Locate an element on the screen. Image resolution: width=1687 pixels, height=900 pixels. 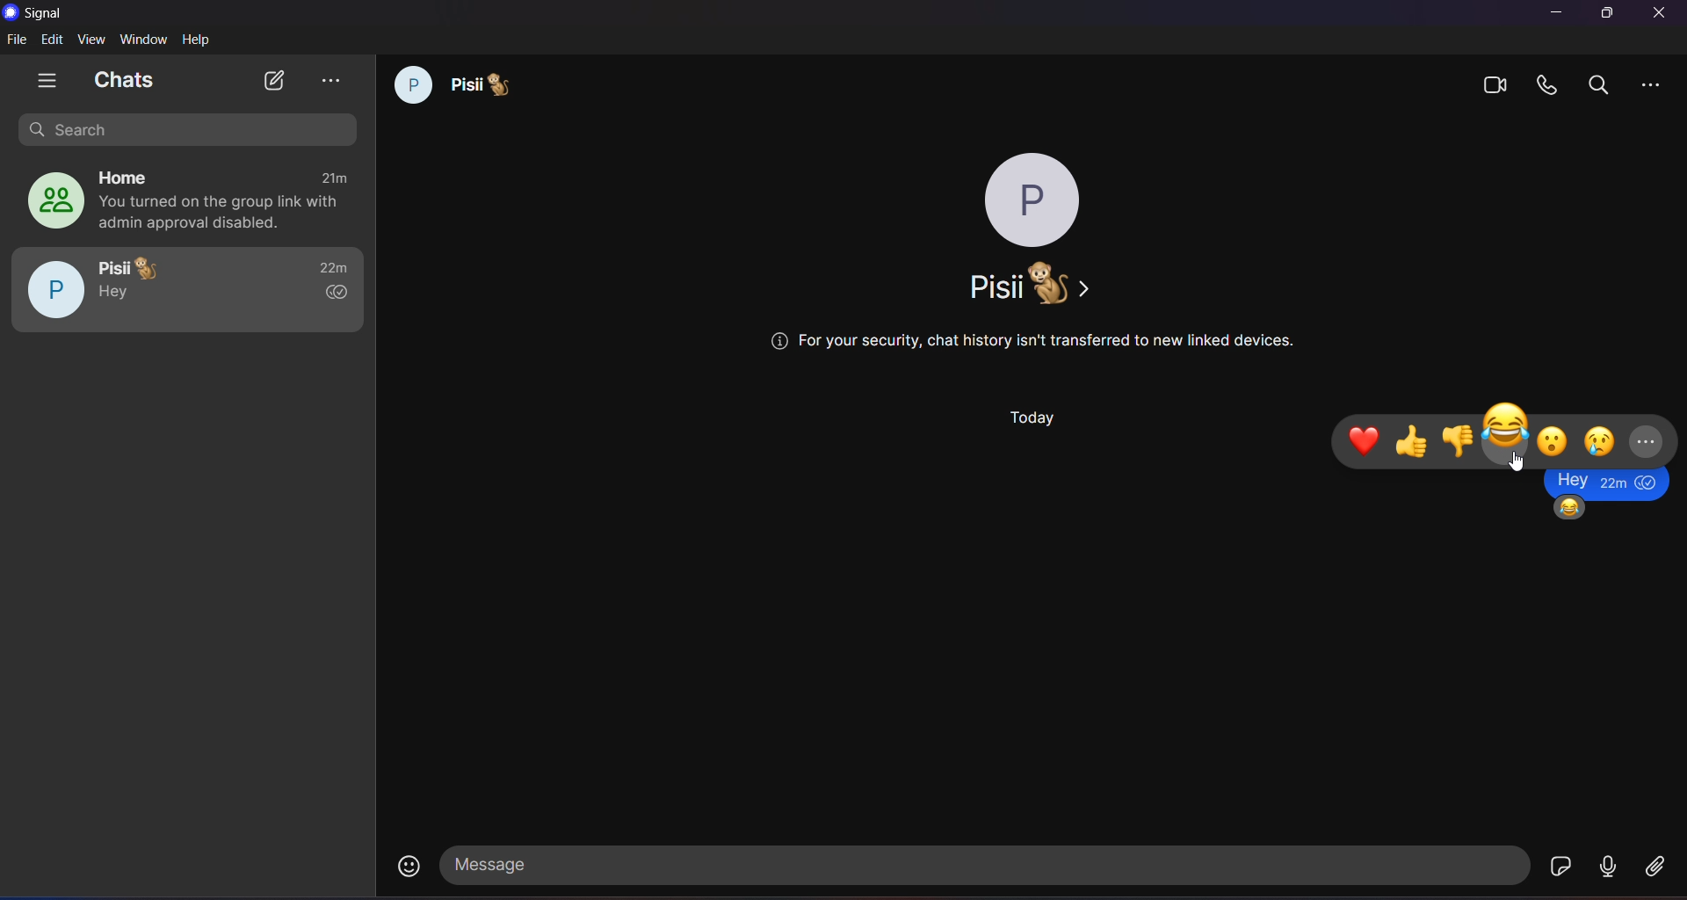
chat is located at coordinates (449, 83).